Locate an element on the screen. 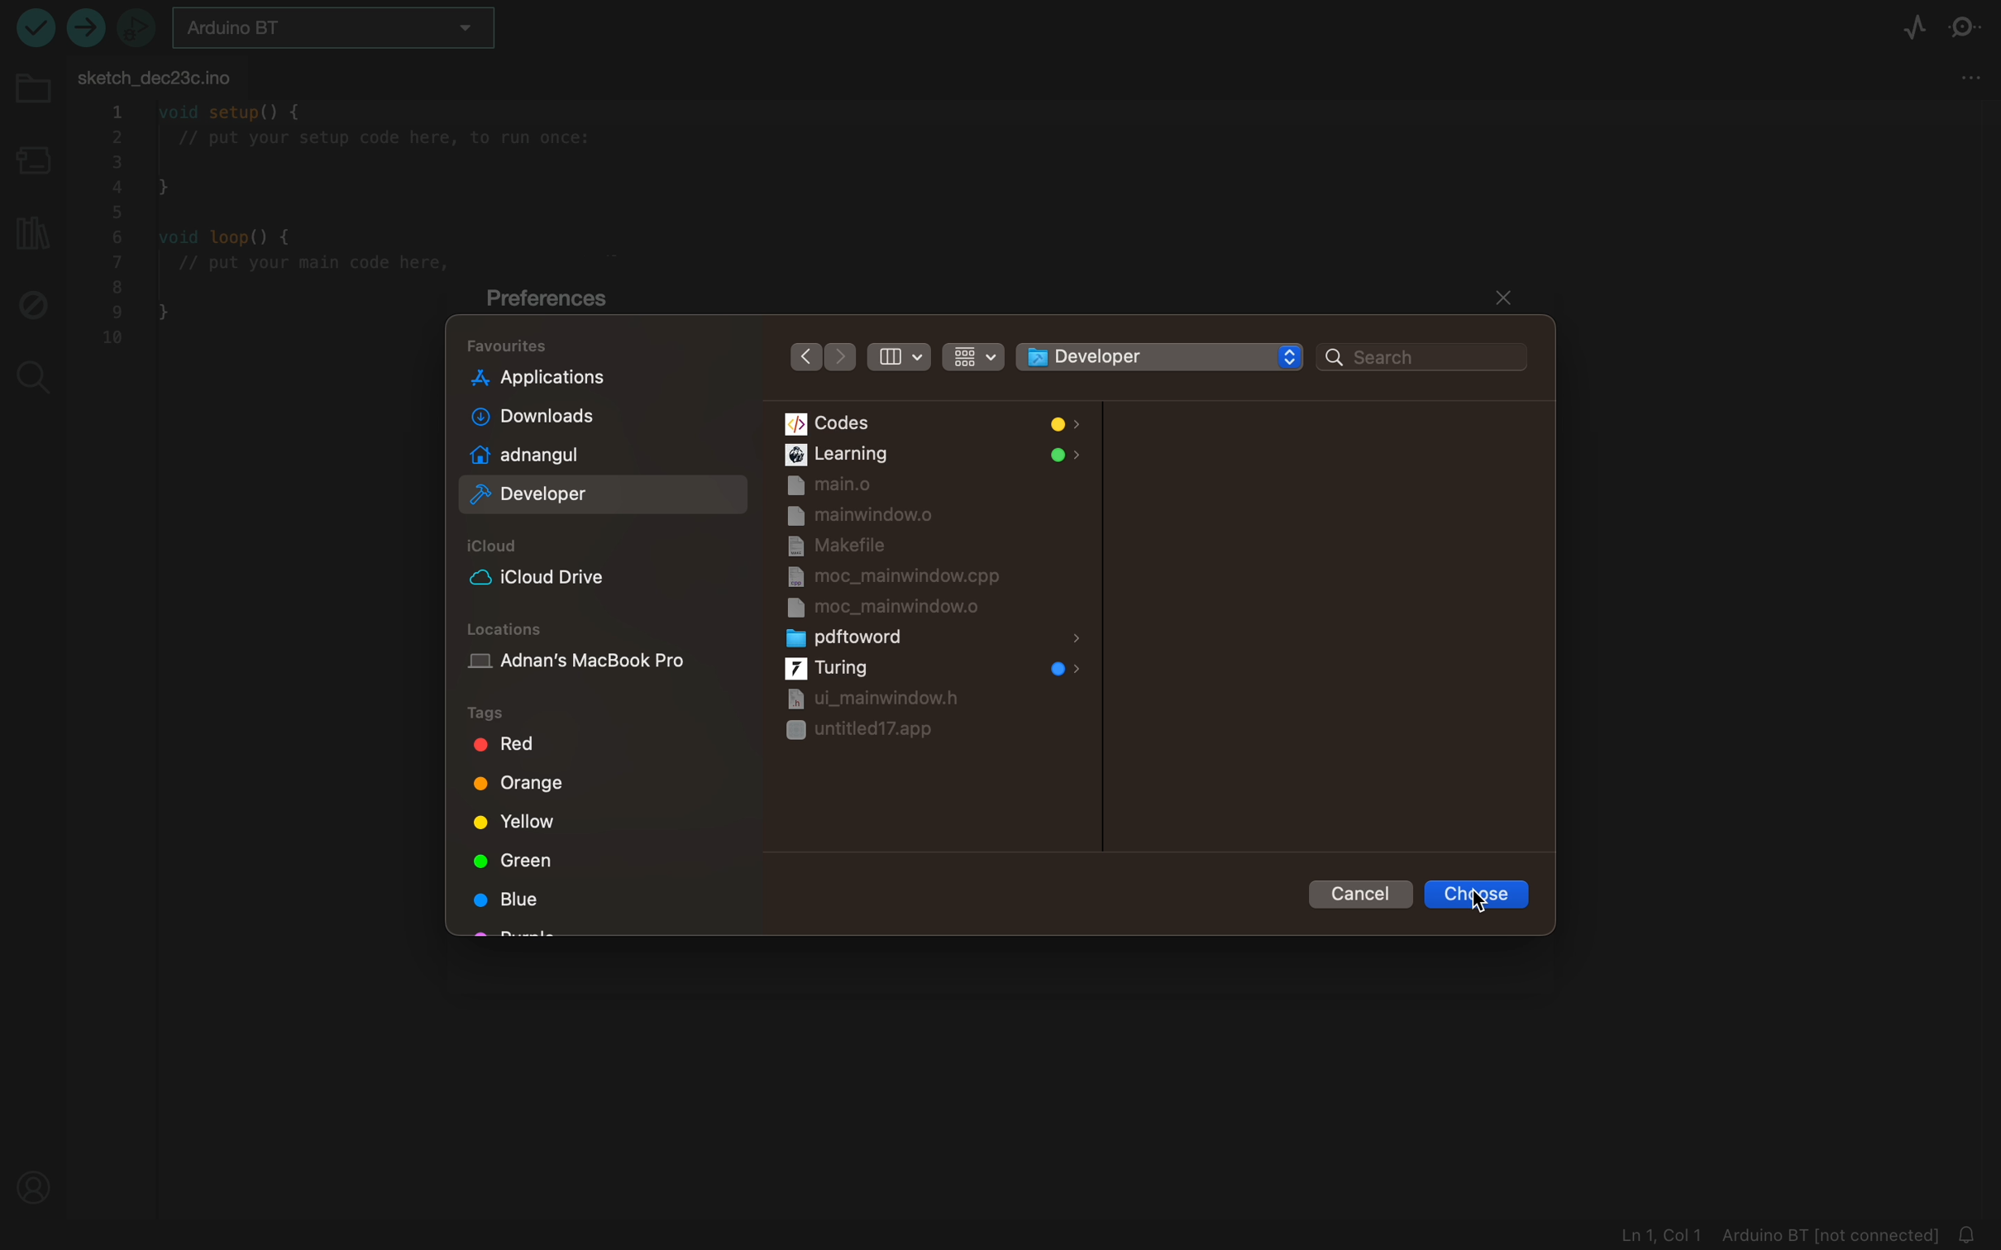  icloud is located at coordinates (541, 569).